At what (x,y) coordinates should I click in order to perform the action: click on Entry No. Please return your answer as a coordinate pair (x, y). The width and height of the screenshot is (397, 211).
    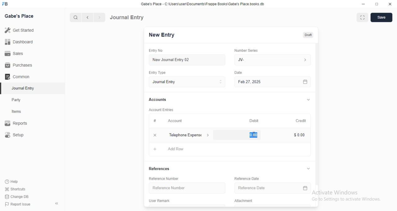
    Looking at the image, I should click on (155, 50).